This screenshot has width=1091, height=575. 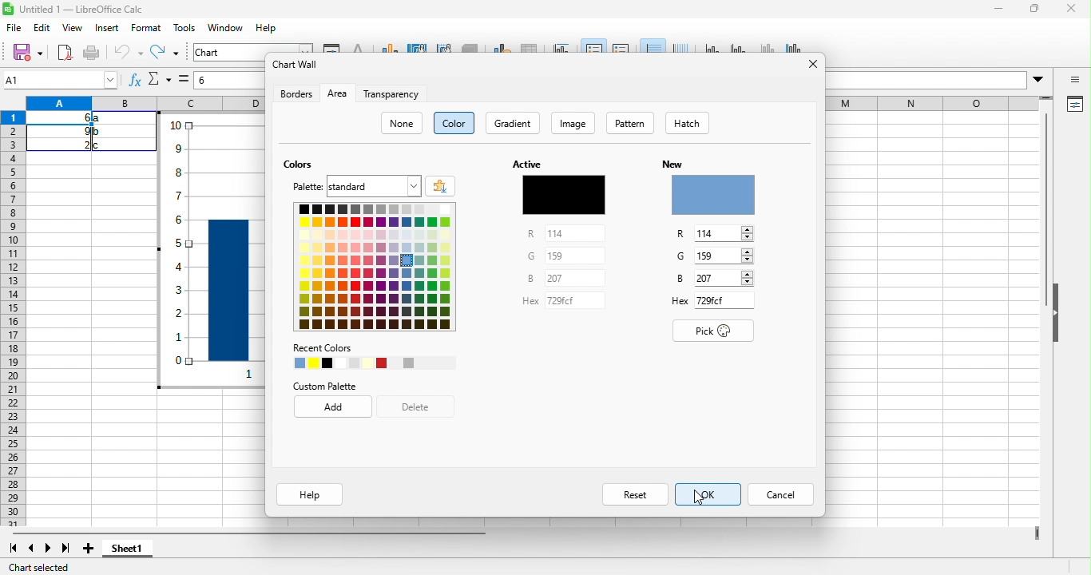 What do you see at coordinates (16, 319) in the screenshot?
I see `row headings` at bounding box center [16, 319].